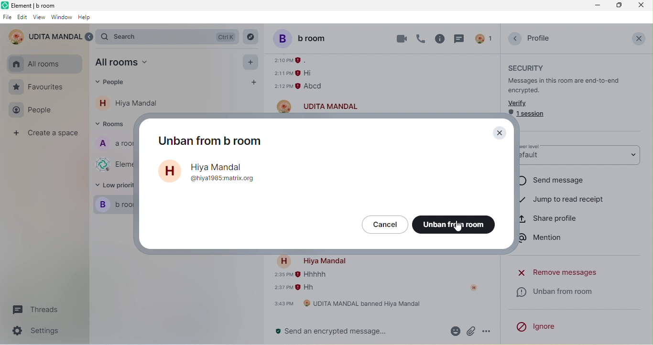 The width and height of the screenshot is (653, 345). What do you see at coordinates (251, 37) in the screenshot?
I see `explore` at bounding box center [251, 37].